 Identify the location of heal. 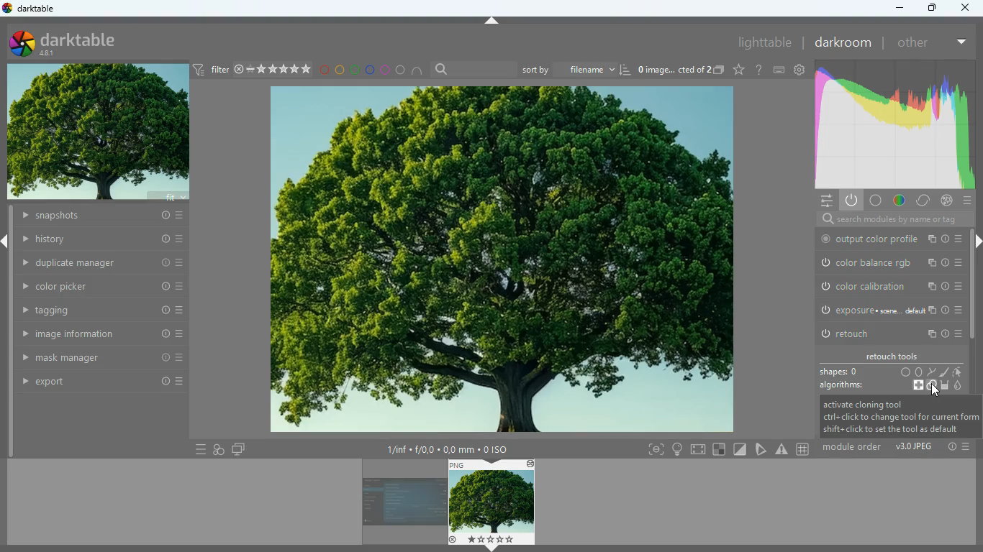
(913, 385).